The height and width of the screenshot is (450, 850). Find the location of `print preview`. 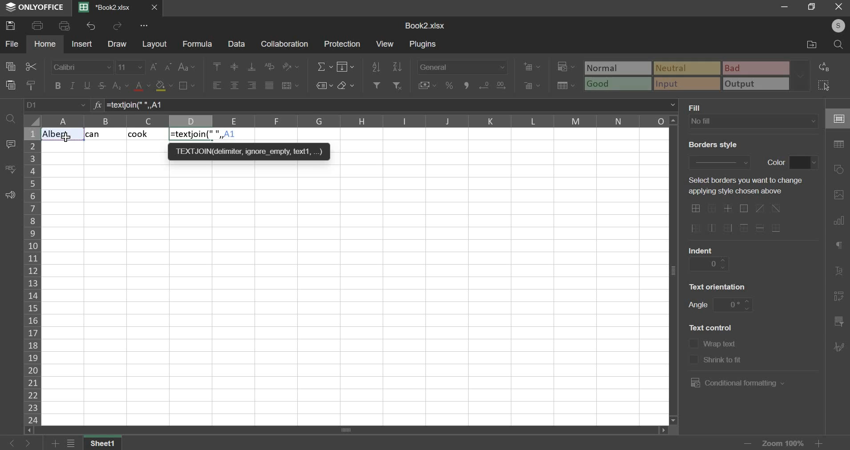

print preview is located at coordinates (65, 26).